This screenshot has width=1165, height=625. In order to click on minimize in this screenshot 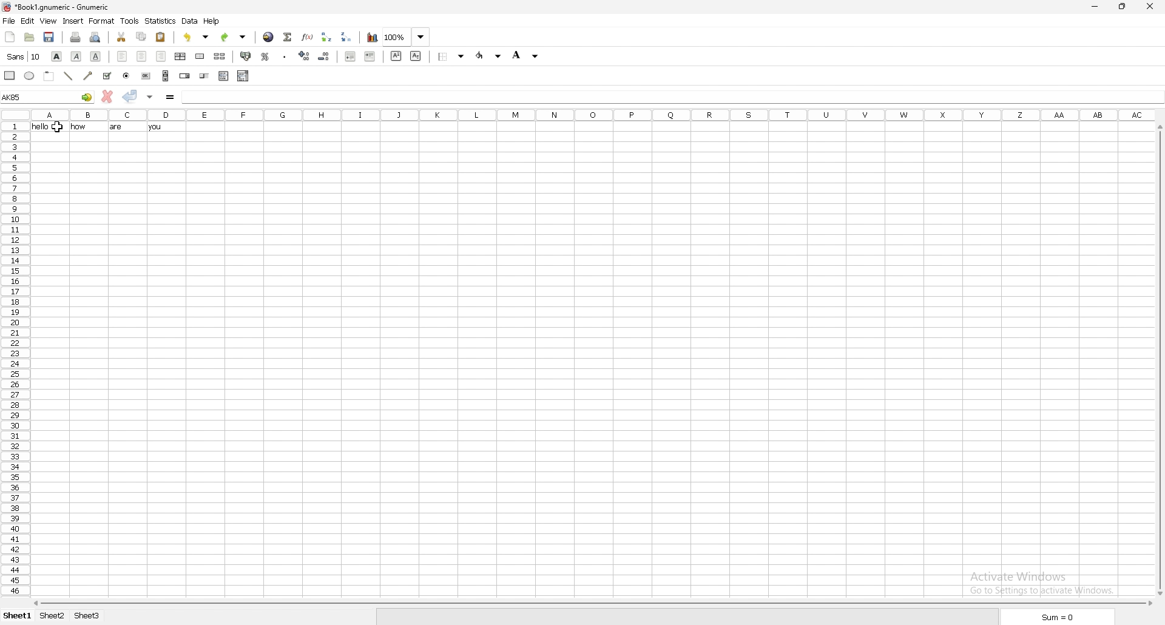, I will do `click(1098, 5)`.